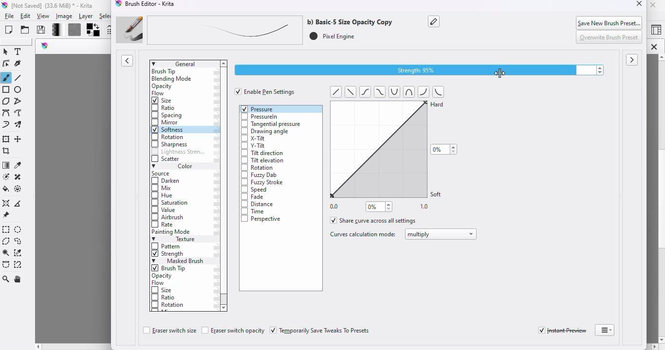 The image size is (665, 350). What do you see at coordinates (437, 193) in the screenshot?
I see `Soft` at bounding box center [437, 193].